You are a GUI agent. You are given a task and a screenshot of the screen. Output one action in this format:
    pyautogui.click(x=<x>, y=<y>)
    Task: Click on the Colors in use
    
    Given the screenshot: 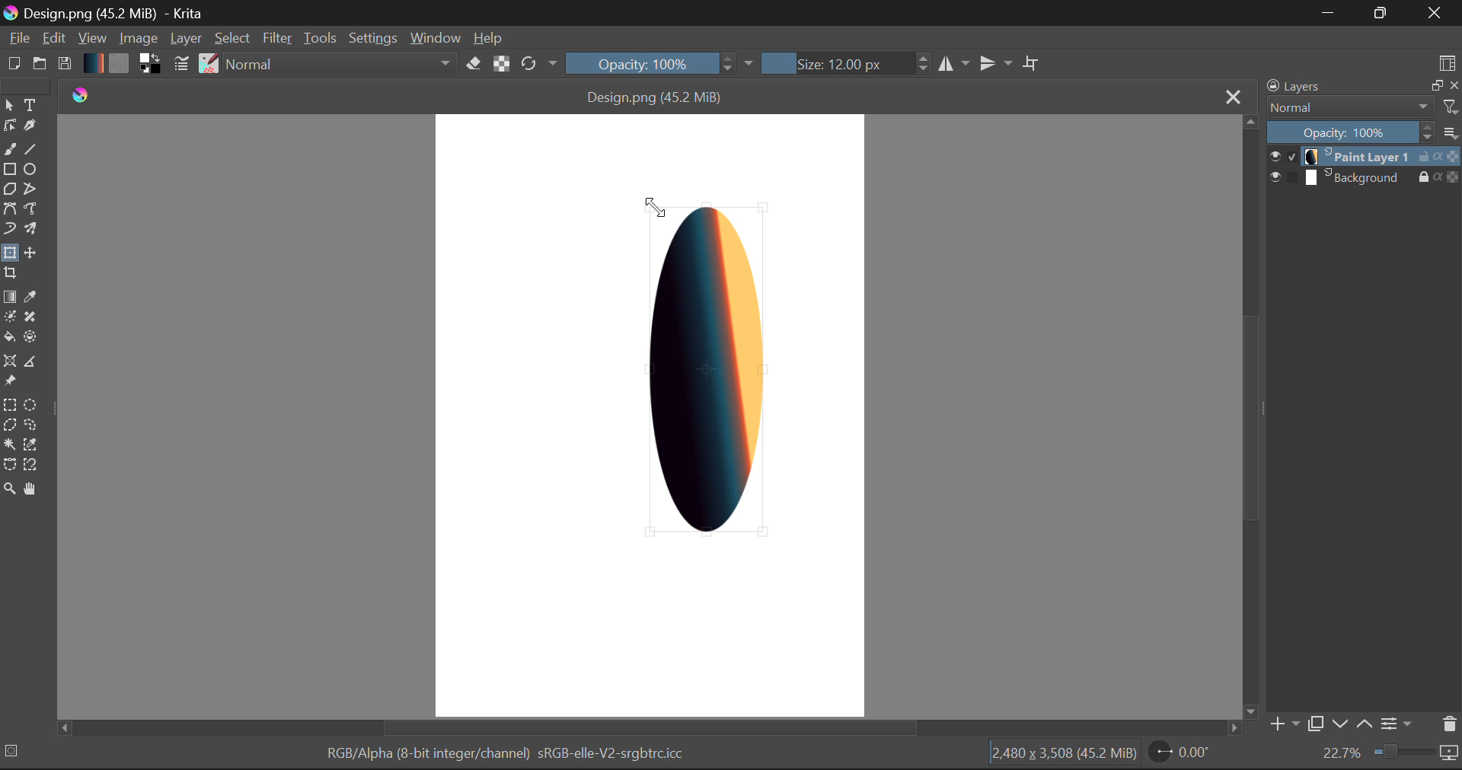 What is the action you would take?
    pyautogui.click(x=150, y=65)
    